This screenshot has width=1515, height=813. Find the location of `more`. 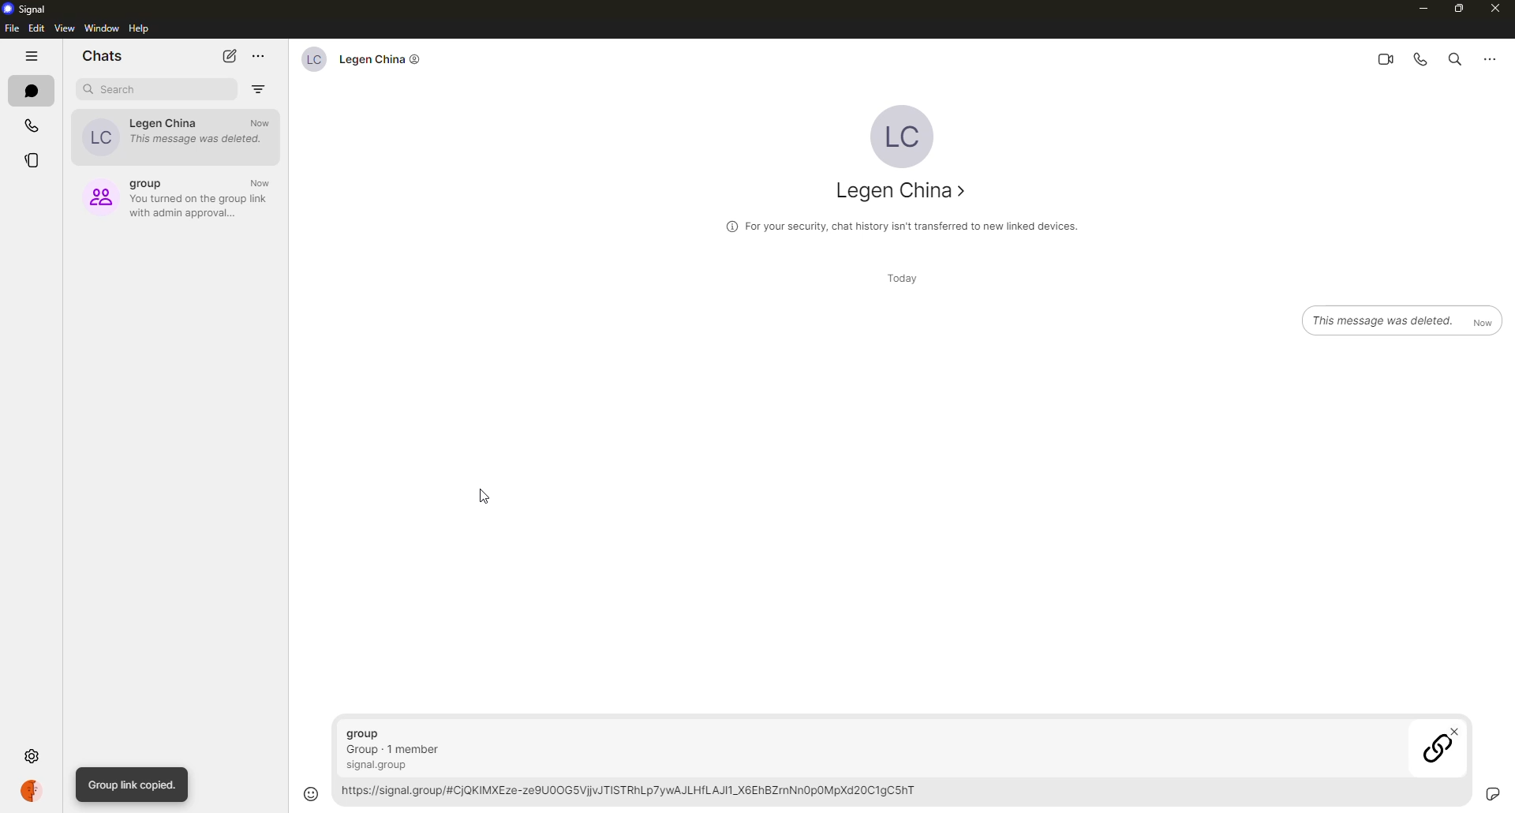

more is located at coordinates (259, 56).